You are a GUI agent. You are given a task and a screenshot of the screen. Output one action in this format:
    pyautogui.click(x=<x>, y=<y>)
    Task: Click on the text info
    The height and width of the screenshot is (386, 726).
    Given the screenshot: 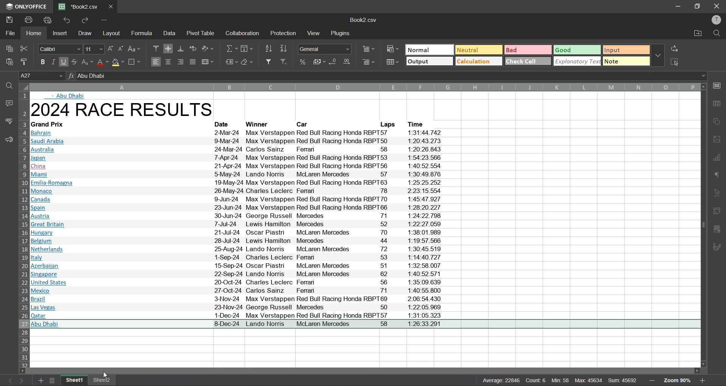 What is the action you would take?
    pyautogui.click(x=238, y=158)
    